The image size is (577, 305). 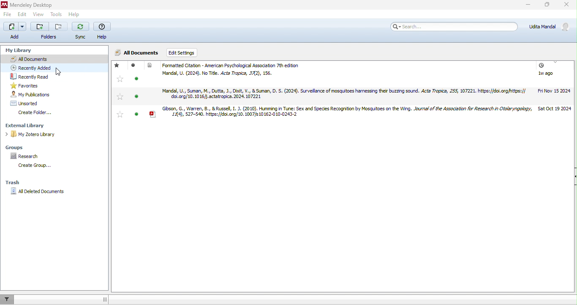 What do you see at coordinates (24, 103) in the screenshot?
I see `unsorted` at bounding box center [24, 103].